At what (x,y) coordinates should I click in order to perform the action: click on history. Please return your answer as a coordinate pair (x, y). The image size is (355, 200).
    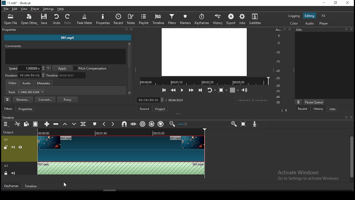
    Looking at the image, I should click on (318, 109).